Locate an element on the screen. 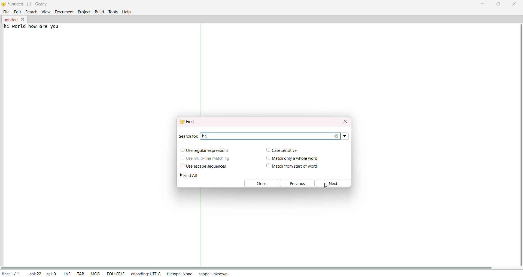 This screenshot has height=277, width=523. document is located at coordinates (63, 12).